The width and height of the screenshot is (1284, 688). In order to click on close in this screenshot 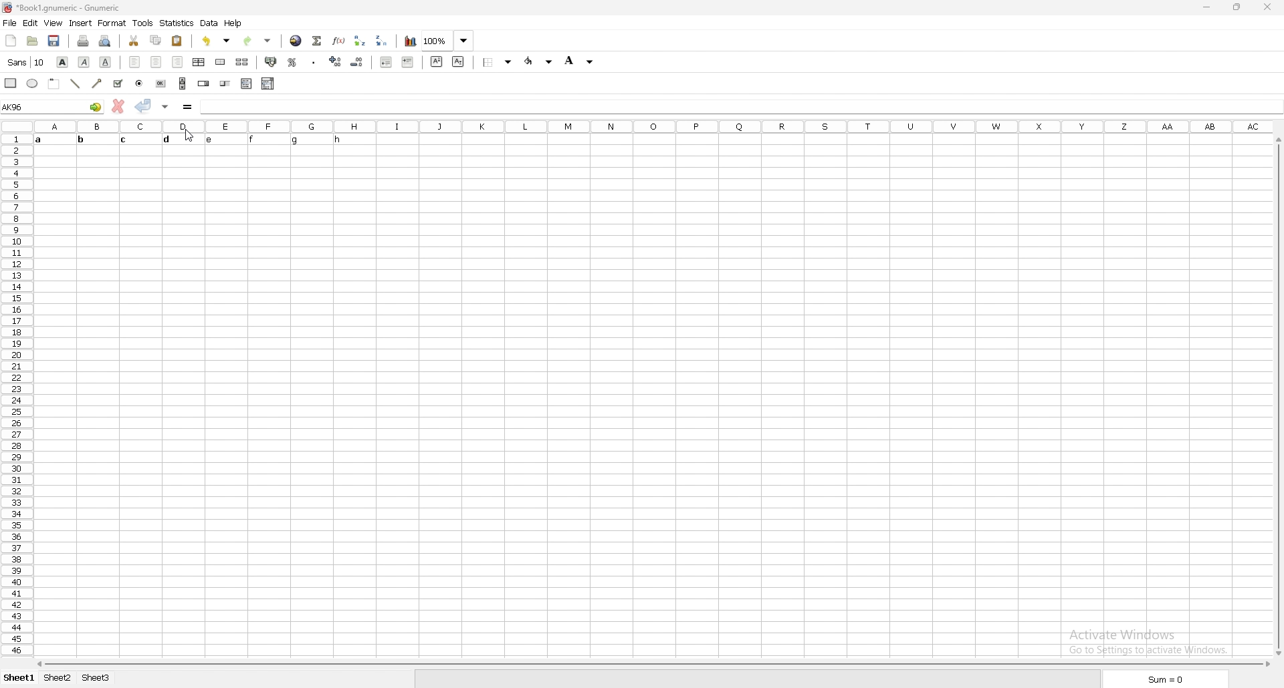, I will do `click(1267, 7)`.